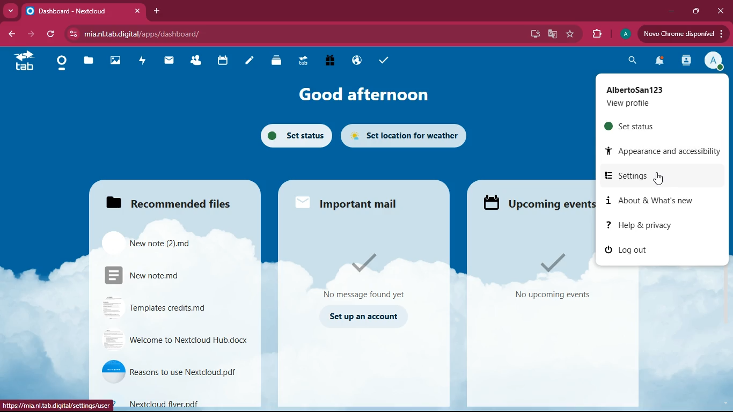 The image size is (733, 412). What do you see at coordinates (363, 316) in the screenshot?
I see `set up an account` at bounding box center [363, 316].